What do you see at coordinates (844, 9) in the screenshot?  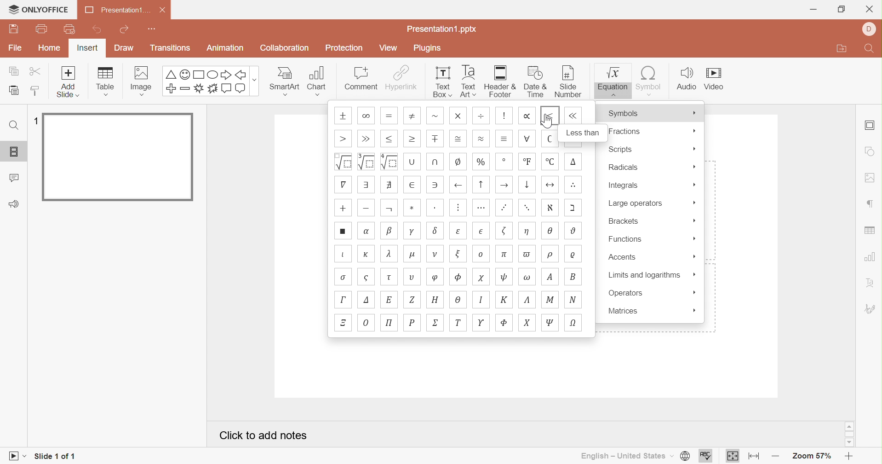 I see `Restore Down` at bounding box center [844, 9].